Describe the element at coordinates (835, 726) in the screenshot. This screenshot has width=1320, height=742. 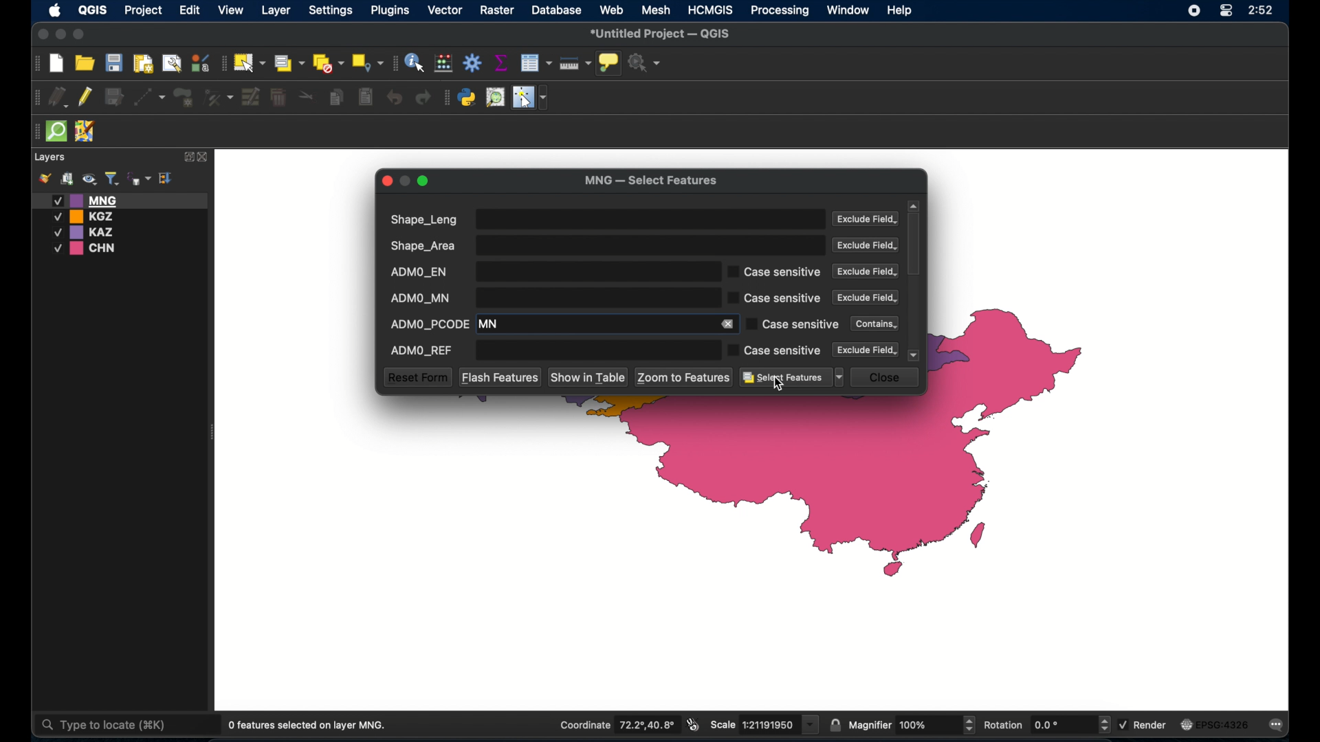
I see `lock scale` at that location.